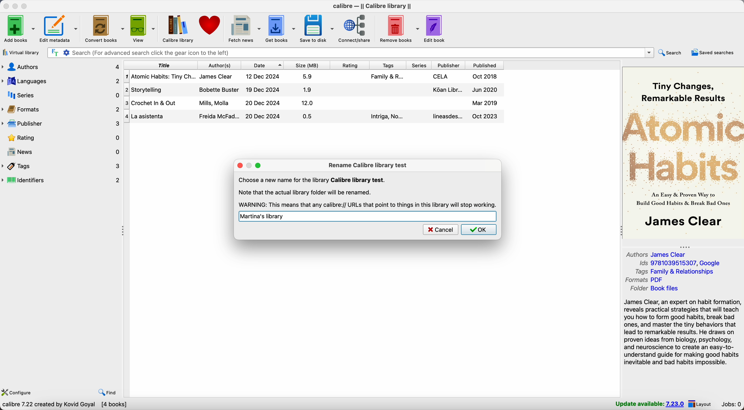  Describe the element at coordinates (15, 6) in the screenshot. I see `minimize Calibre` at that location.